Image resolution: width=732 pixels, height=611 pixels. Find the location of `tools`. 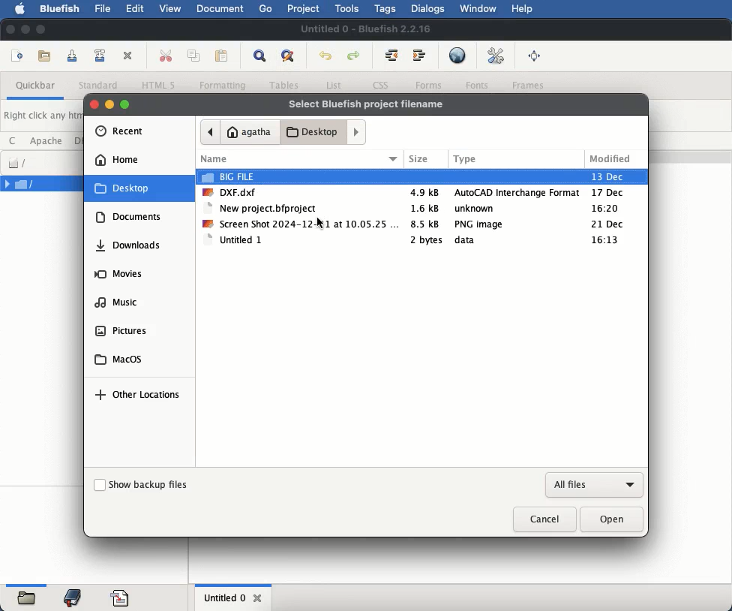

tools is located at coordinates (349, 8).